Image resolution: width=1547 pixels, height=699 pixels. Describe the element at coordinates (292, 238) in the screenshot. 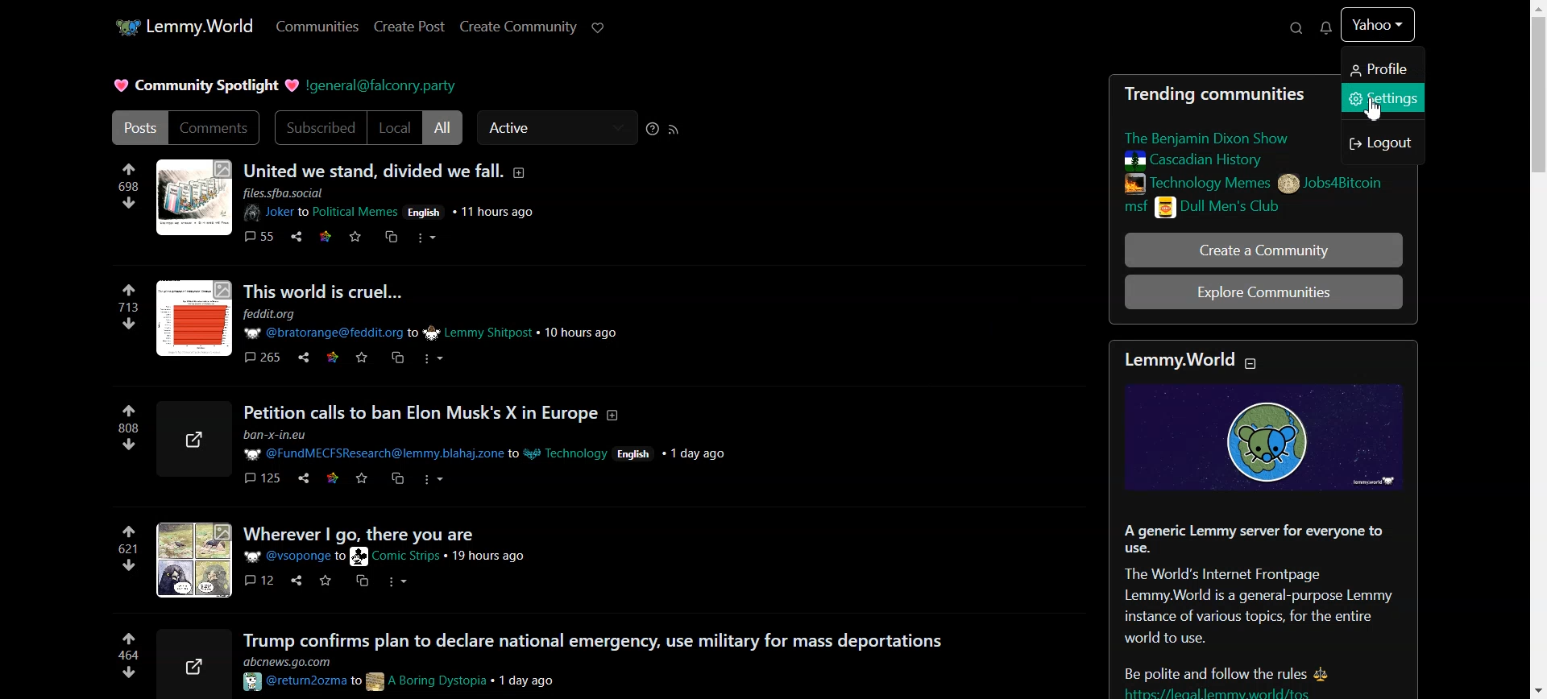

I see `share` at that location.